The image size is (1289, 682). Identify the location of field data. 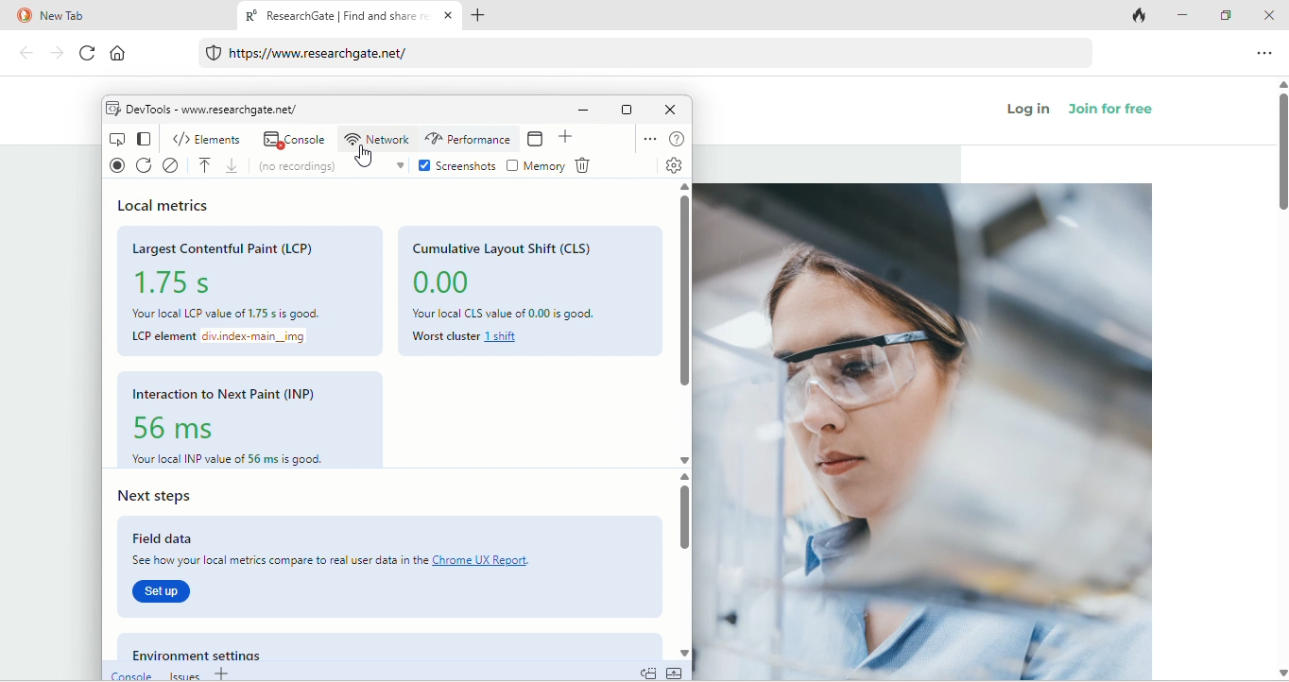
(193, 540).